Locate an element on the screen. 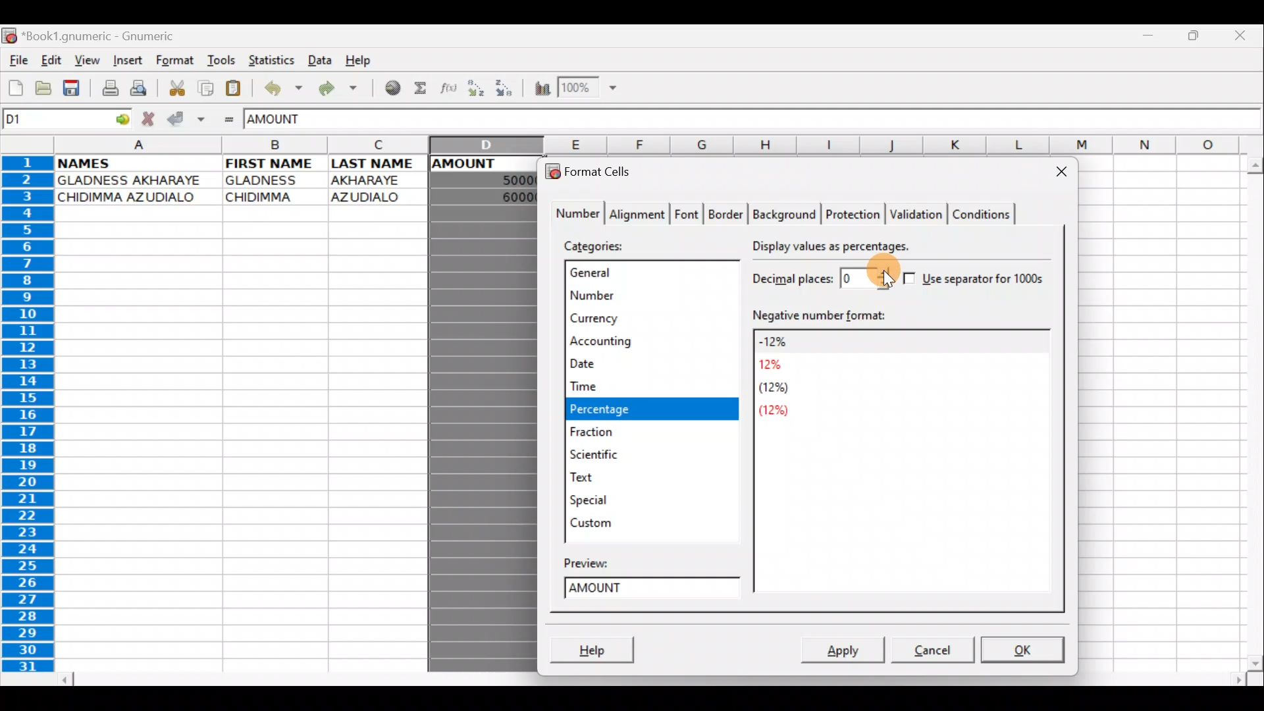 This screenshot has height=711, width=1264. Negative number format: is located at coordinates (898, 315).